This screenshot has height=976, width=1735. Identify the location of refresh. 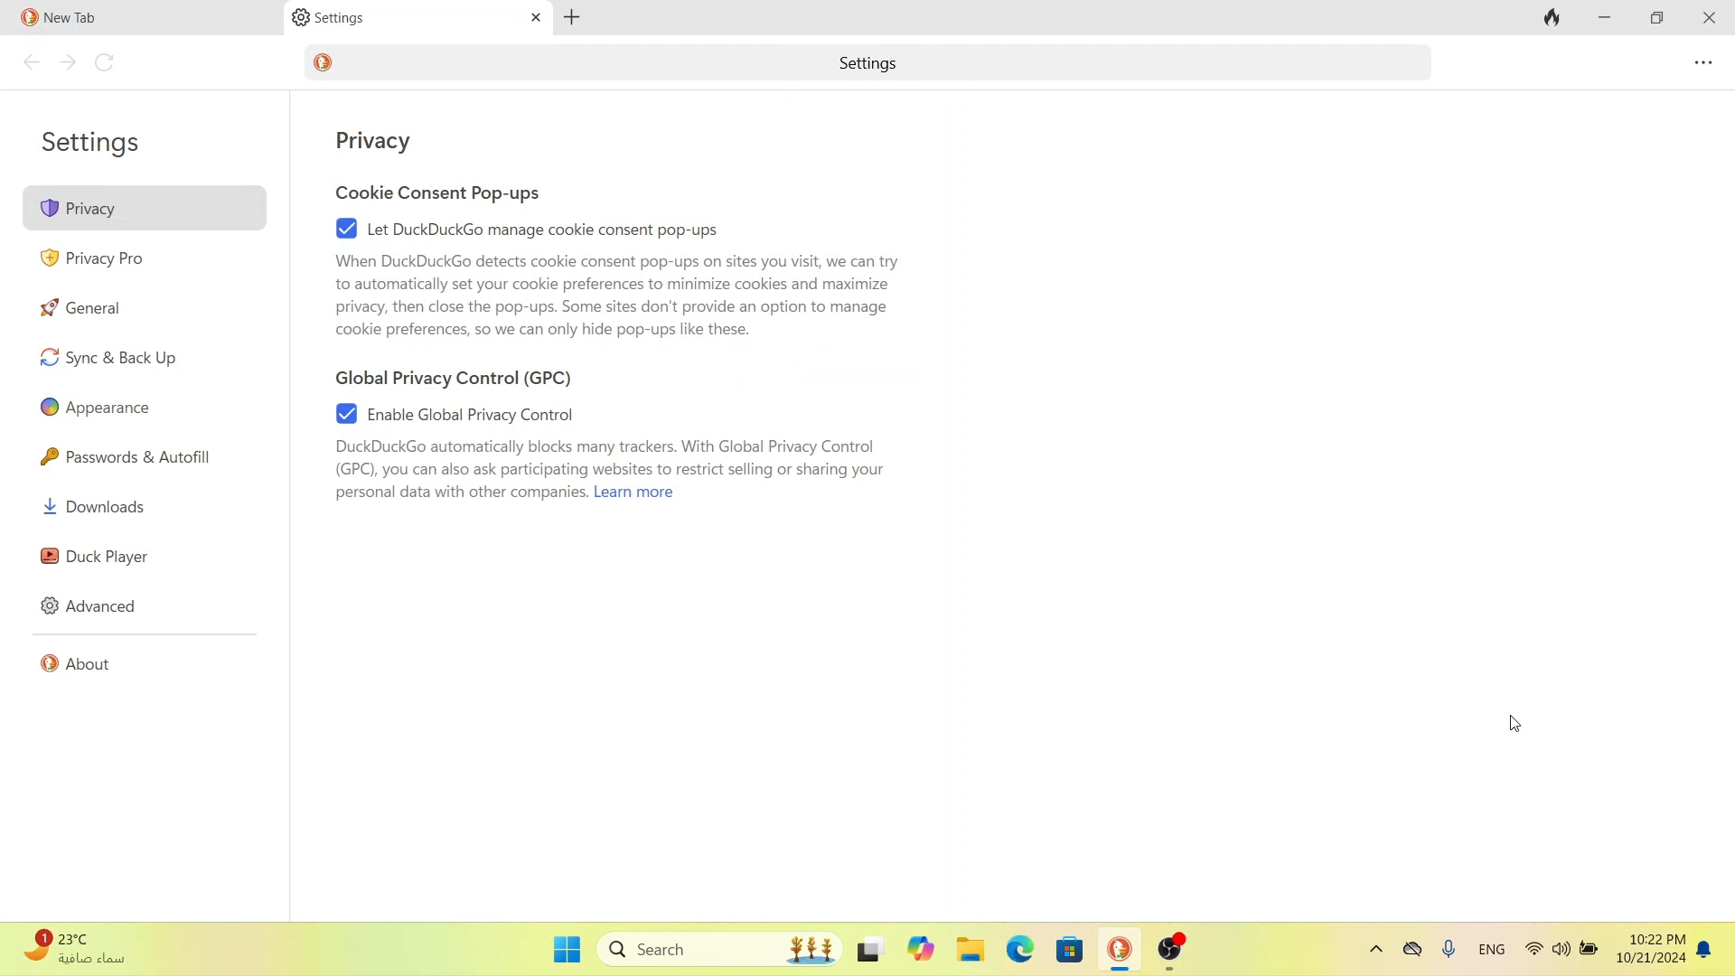
(106, 62).